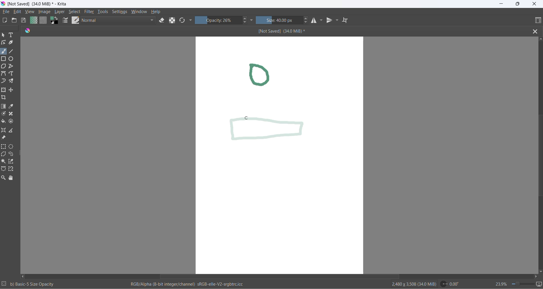 The width and height of the screenshot is (543, 289). I want to click on [Not Saved] (340 MiB)* - Krita, so click(40, 4).